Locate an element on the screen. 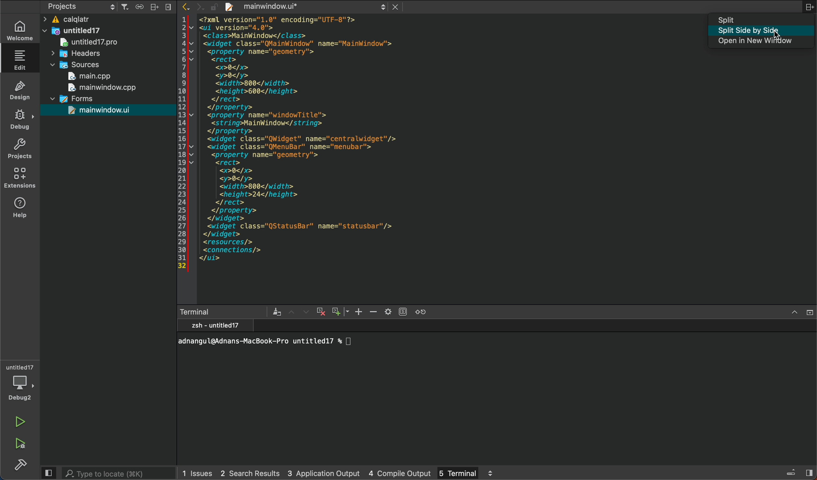  welcome is located at coordinates (19, 31).